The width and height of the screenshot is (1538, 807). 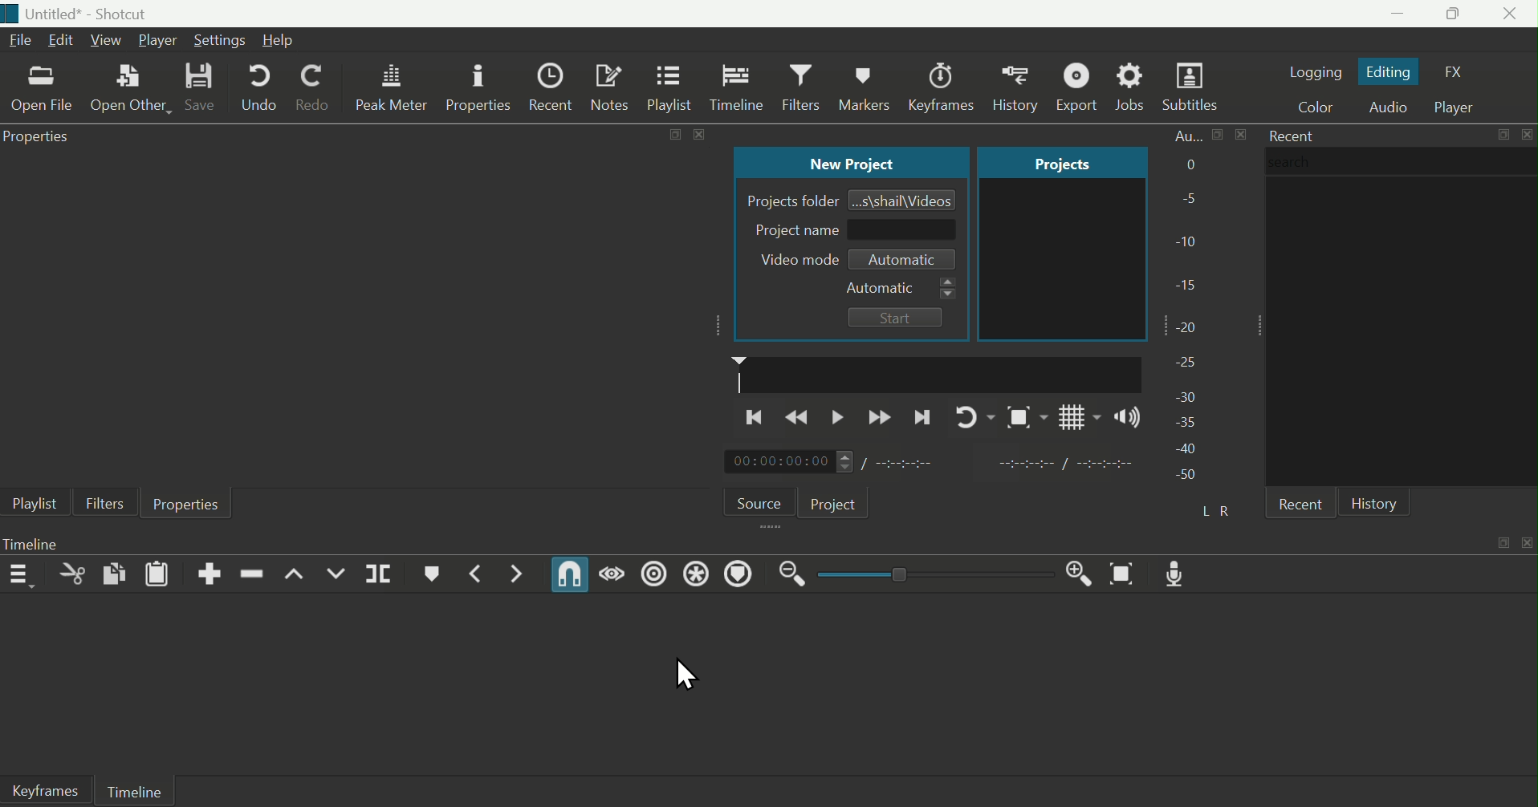 What do you see at coordinates (1501, 543) in the screenshot?
I see `expand` at bounding box center [1501, 543].